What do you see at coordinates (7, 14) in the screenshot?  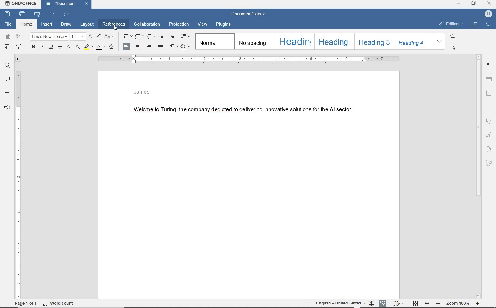 I see `save` at bounding box center [7, 14].